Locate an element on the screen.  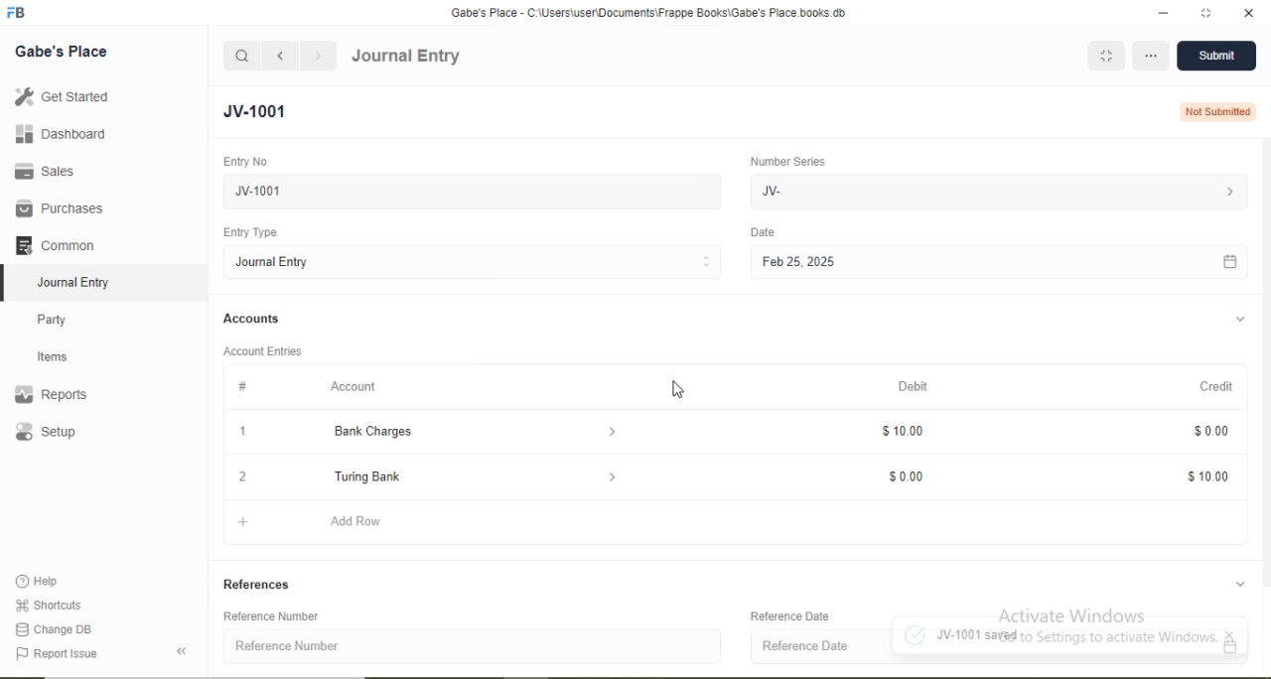
logo is located at coordinates (18, 13).